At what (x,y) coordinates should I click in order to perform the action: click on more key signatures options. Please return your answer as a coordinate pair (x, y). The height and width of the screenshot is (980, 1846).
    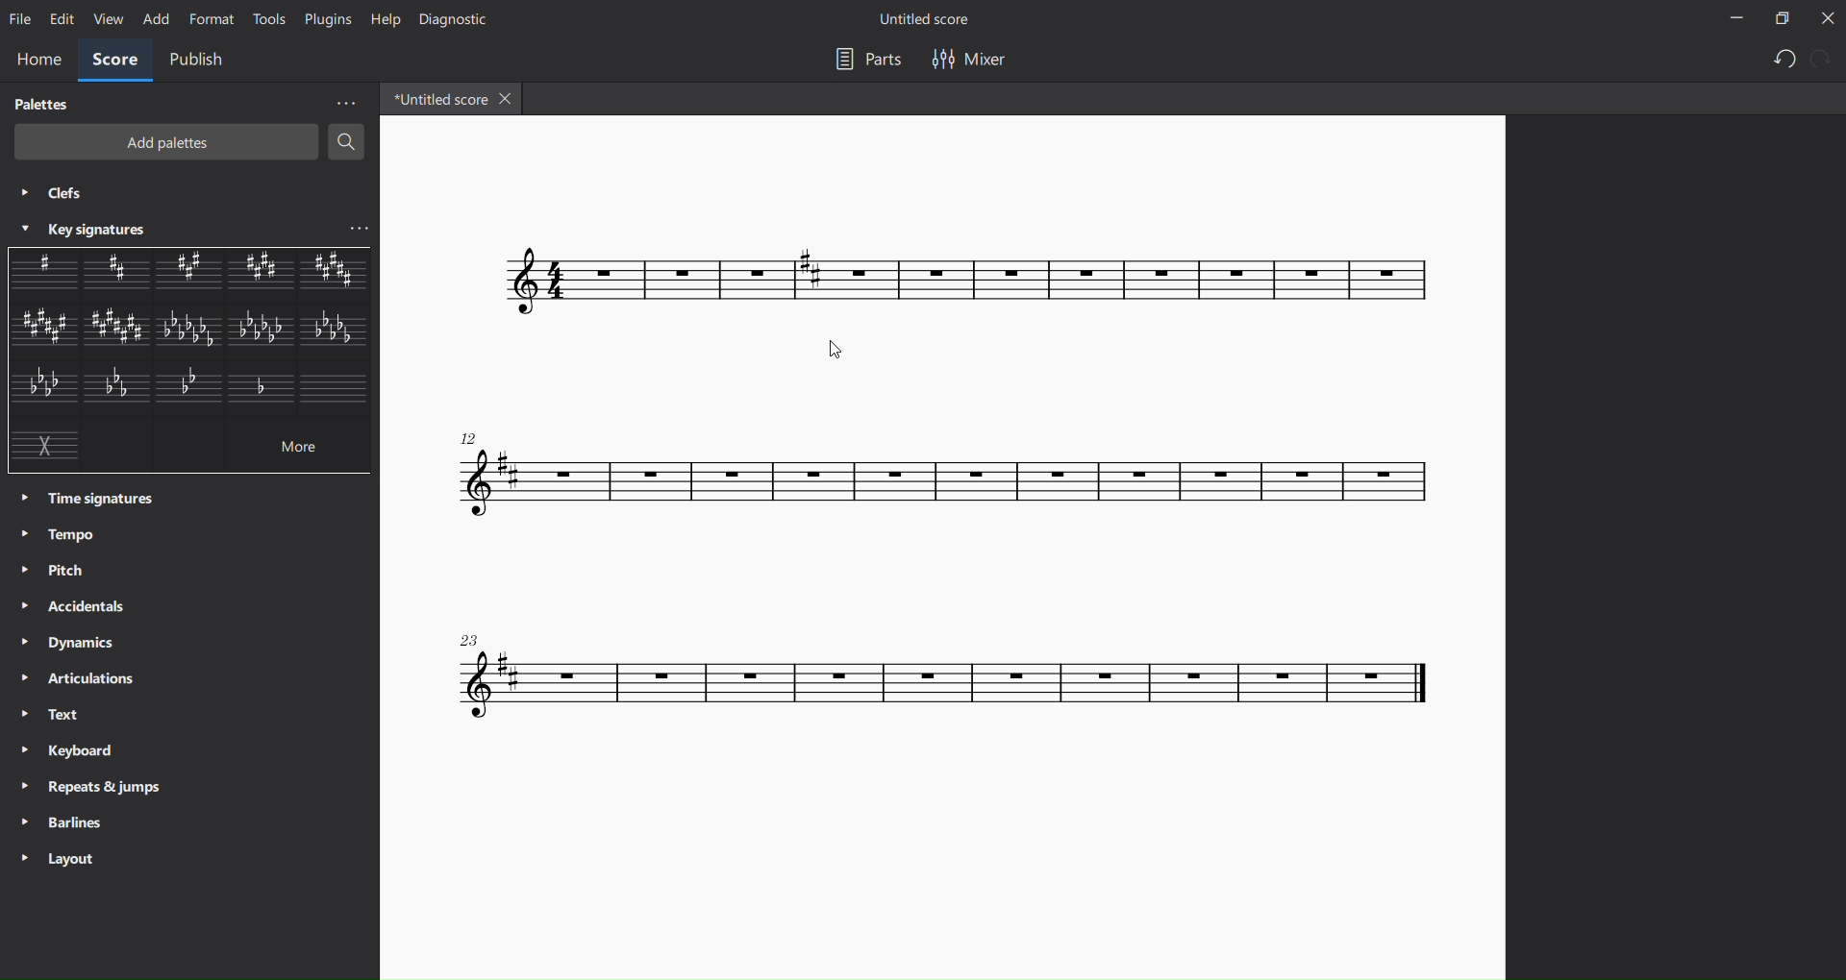
    Looking at the image, I should click on (362, 233).